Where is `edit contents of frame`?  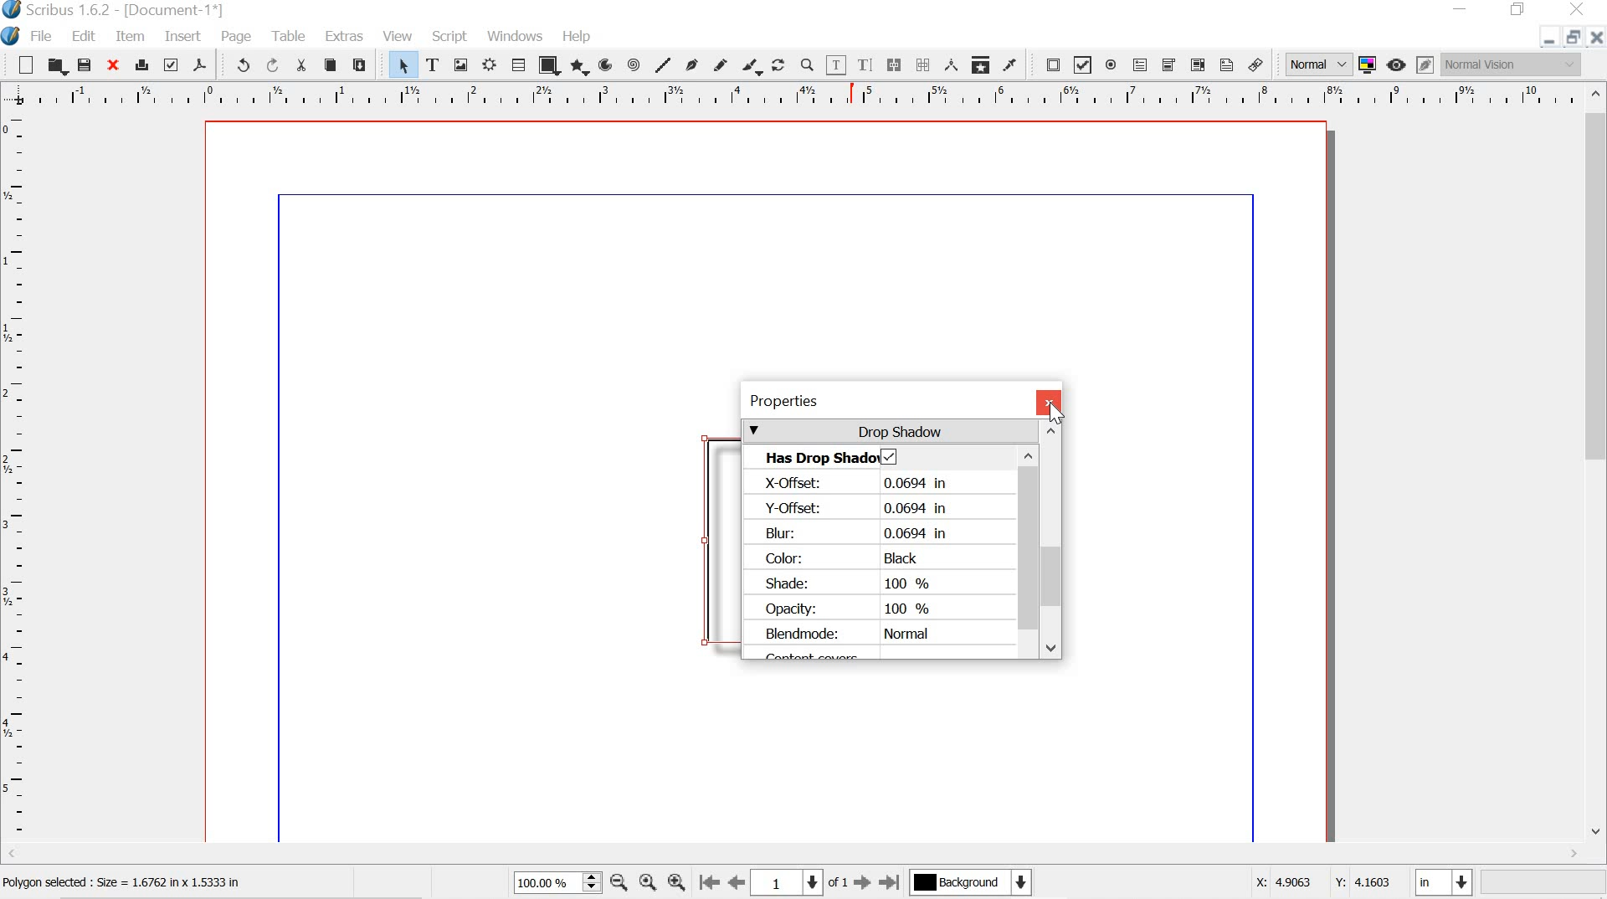 edit contents of frame is located at coordinates (835, 65).